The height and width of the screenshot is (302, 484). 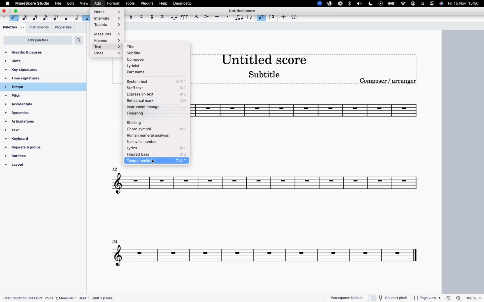 I want to click on figured bass, so click(x=157, y=154).